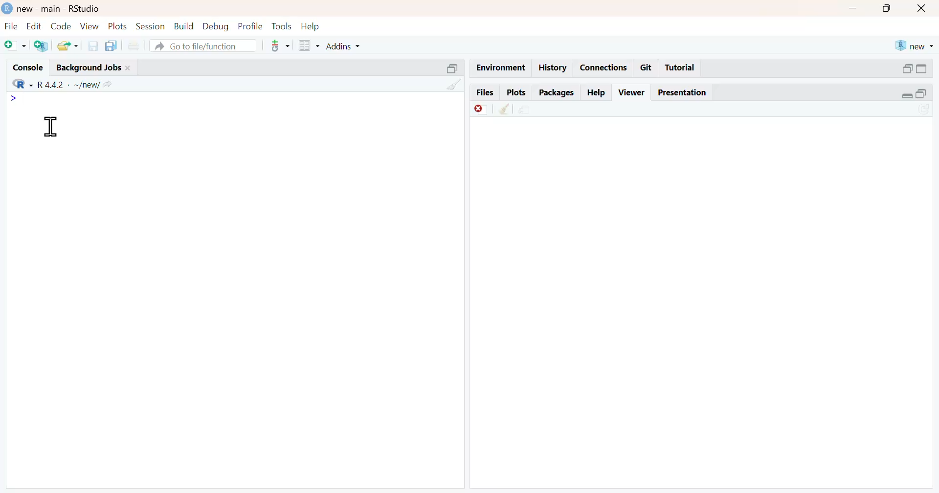 Image resolution: width=939 pixels, height=493 pixels. Describe the element at coordinates (281, 25) in the screenshot. I see `tools` at that location.